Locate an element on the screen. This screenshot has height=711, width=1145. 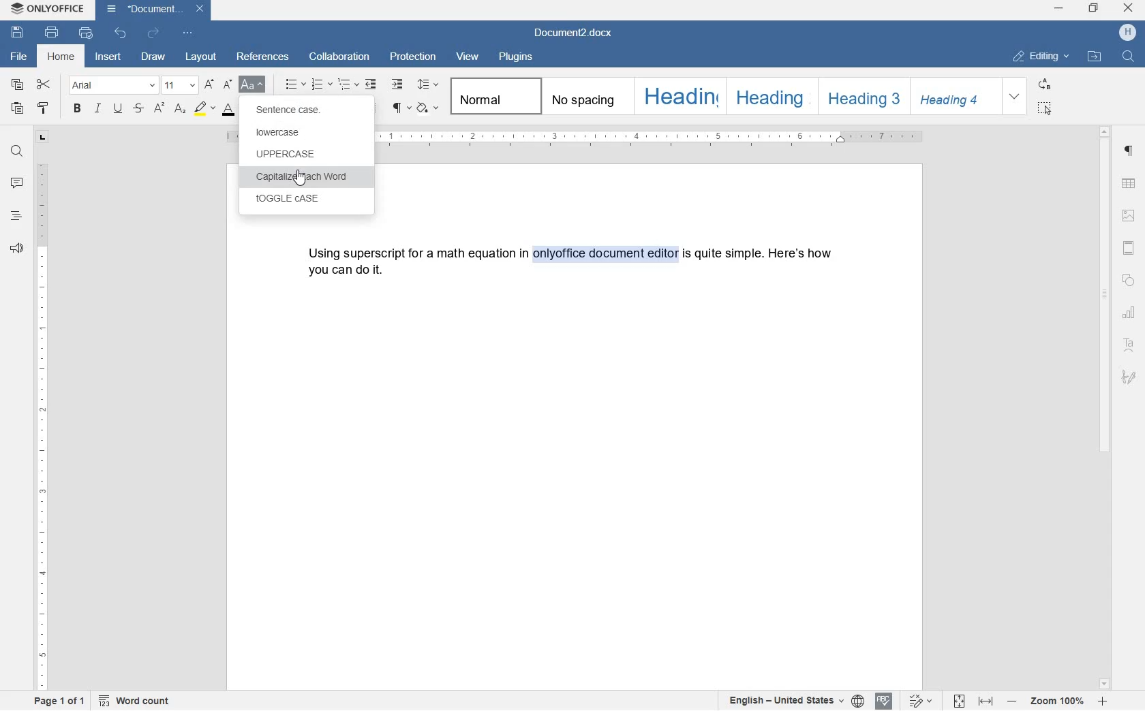
file is located at coordinates (17, 57).